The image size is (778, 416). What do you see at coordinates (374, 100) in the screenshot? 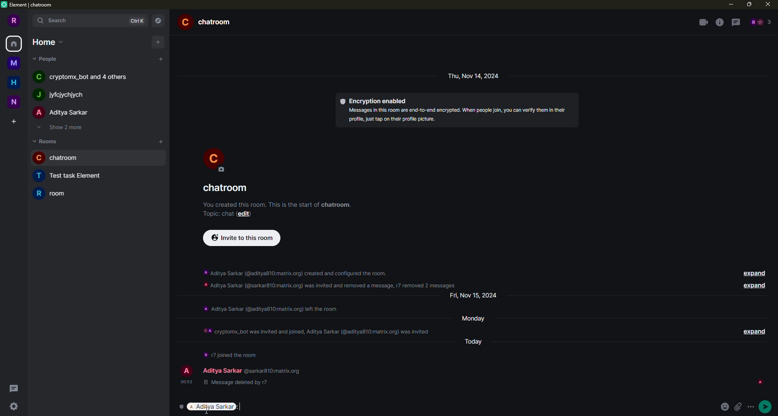
I see `encryption enabled` at bounding box center [374, 100].